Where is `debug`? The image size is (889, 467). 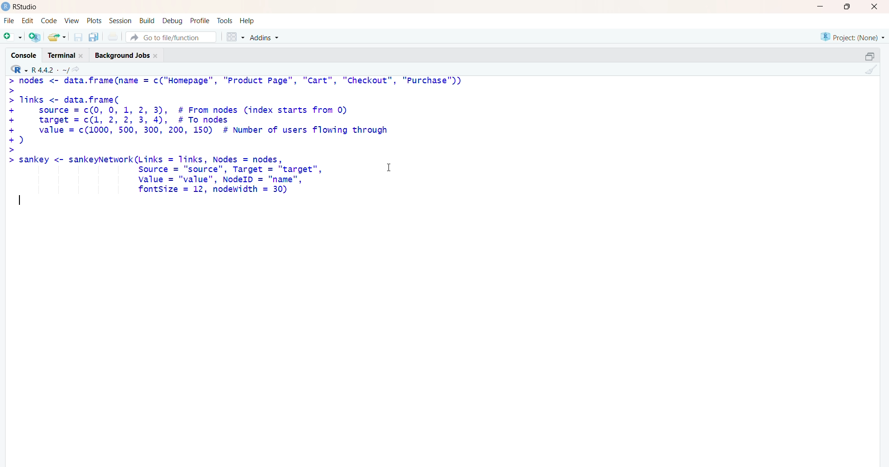 debug is located at coordinates (171, 21).